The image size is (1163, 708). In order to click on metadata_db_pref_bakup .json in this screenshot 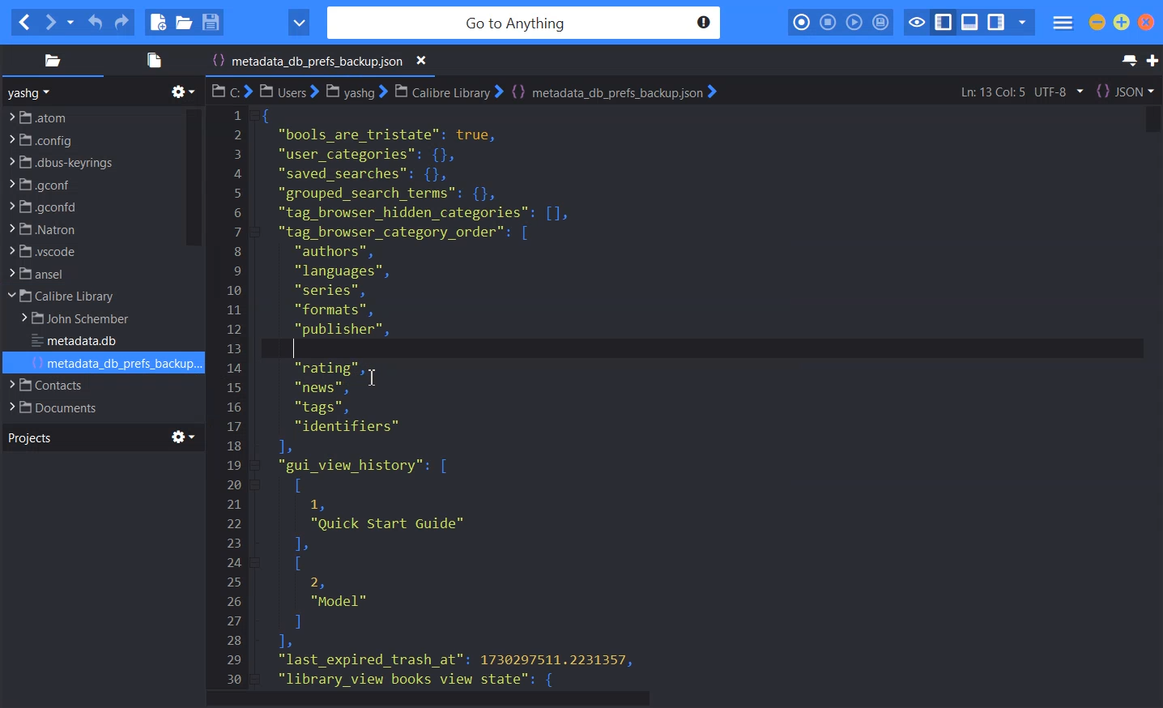, I will do `click(323, 62)`.